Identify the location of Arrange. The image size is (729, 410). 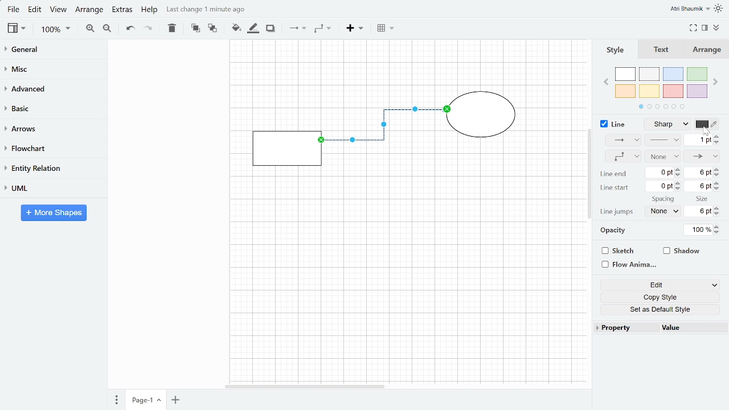
(90, 11).